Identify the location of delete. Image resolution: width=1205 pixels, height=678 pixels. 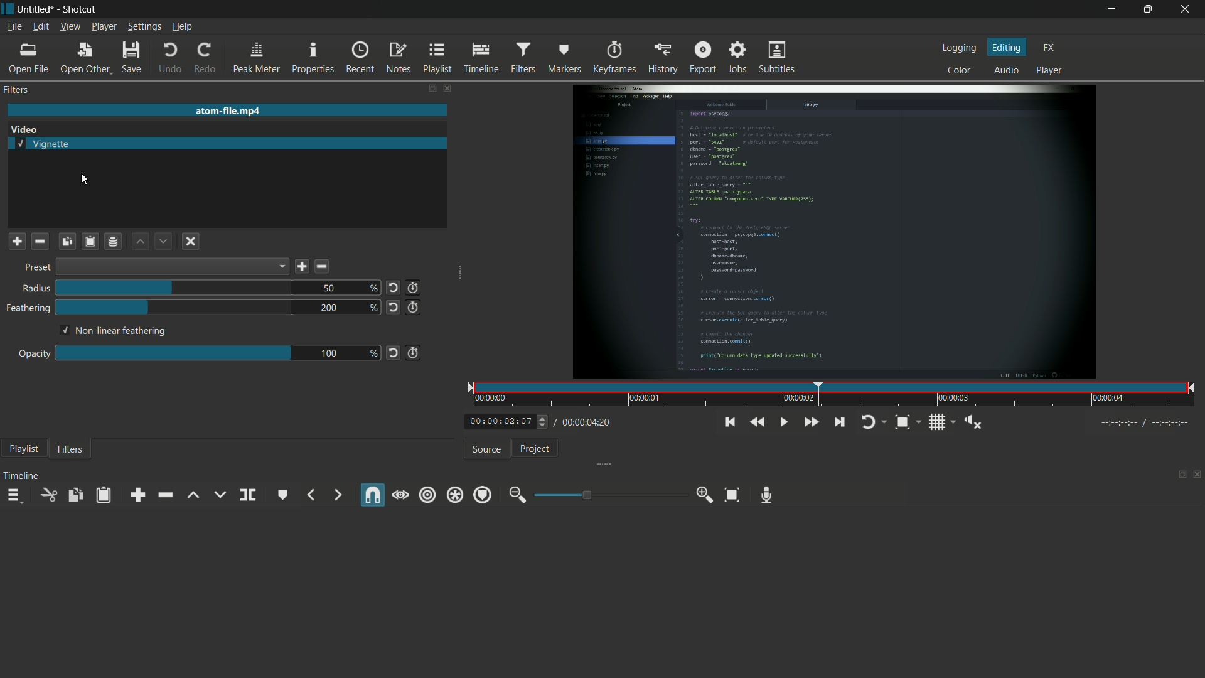
(323, 266).